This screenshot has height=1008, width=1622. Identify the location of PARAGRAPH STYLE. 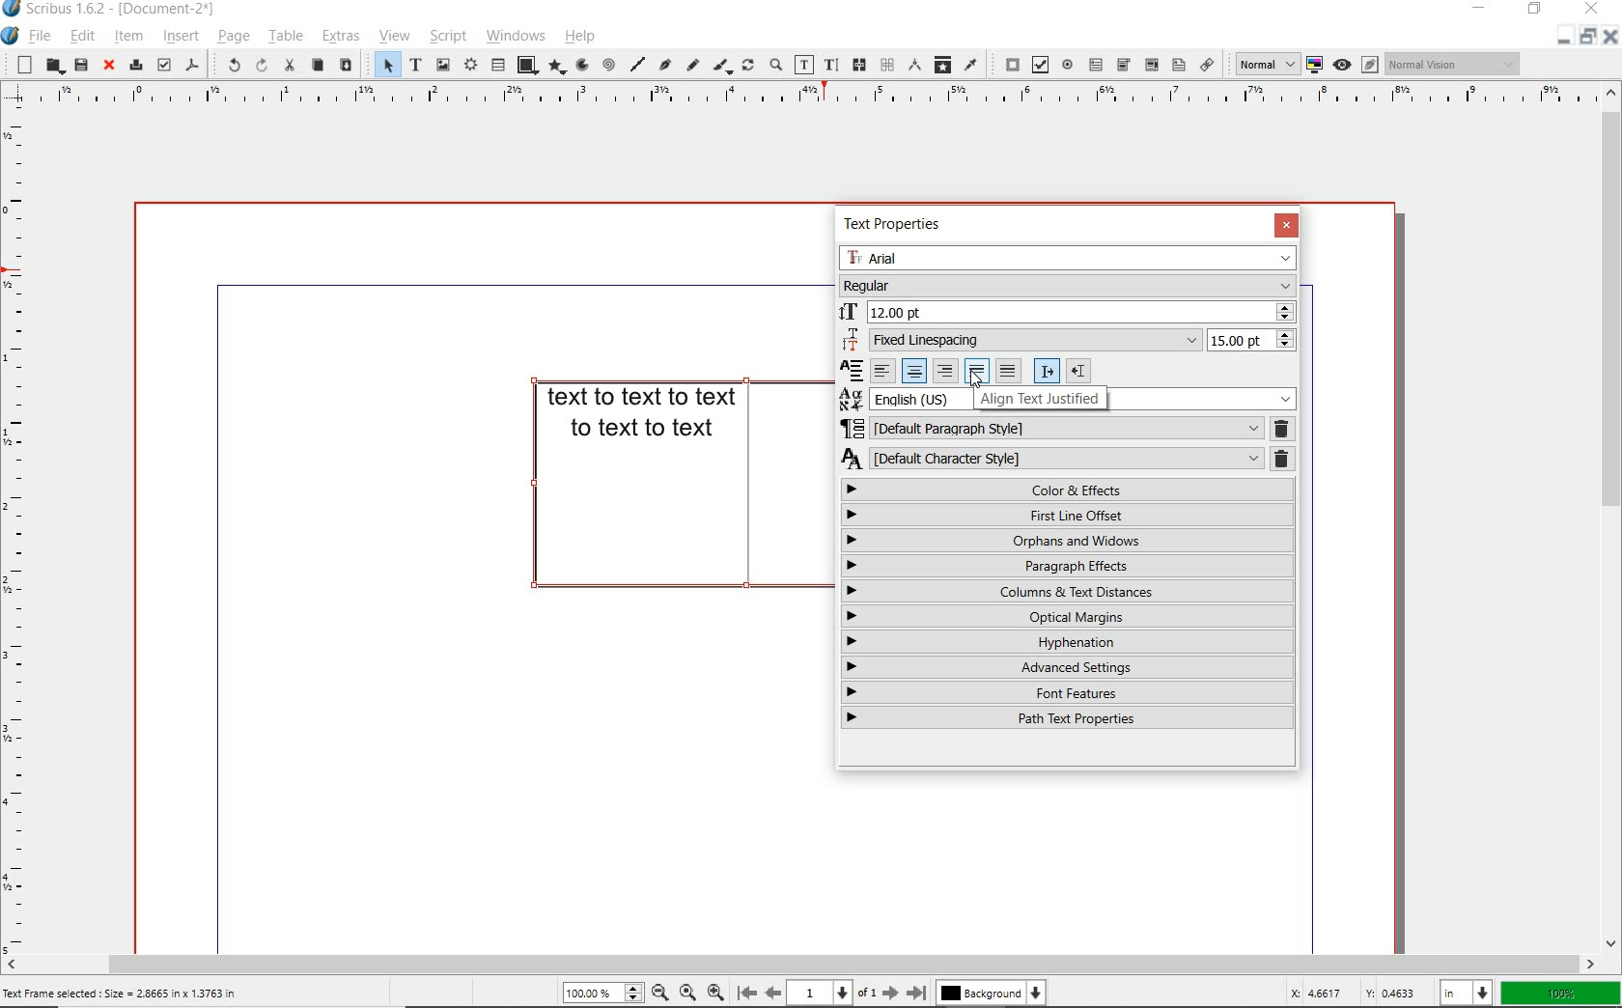
(1051, 426).